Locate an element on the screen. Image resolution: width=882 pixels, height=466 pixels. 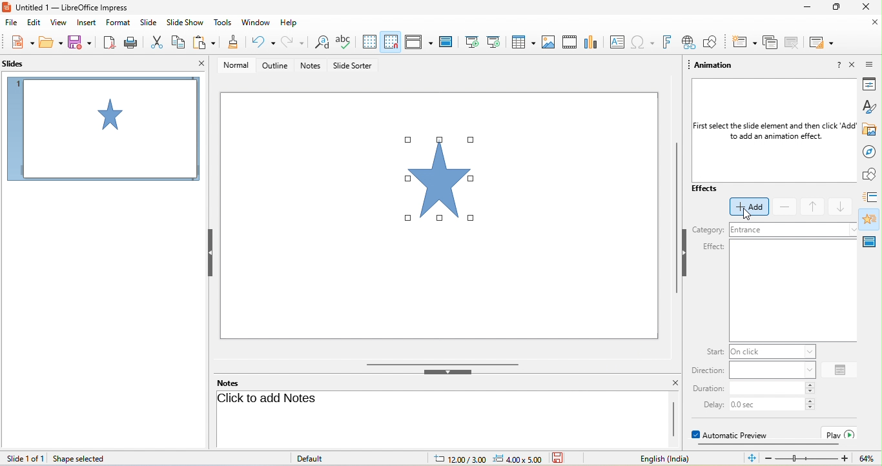
automatic preview is located at coordinates (733, 434).